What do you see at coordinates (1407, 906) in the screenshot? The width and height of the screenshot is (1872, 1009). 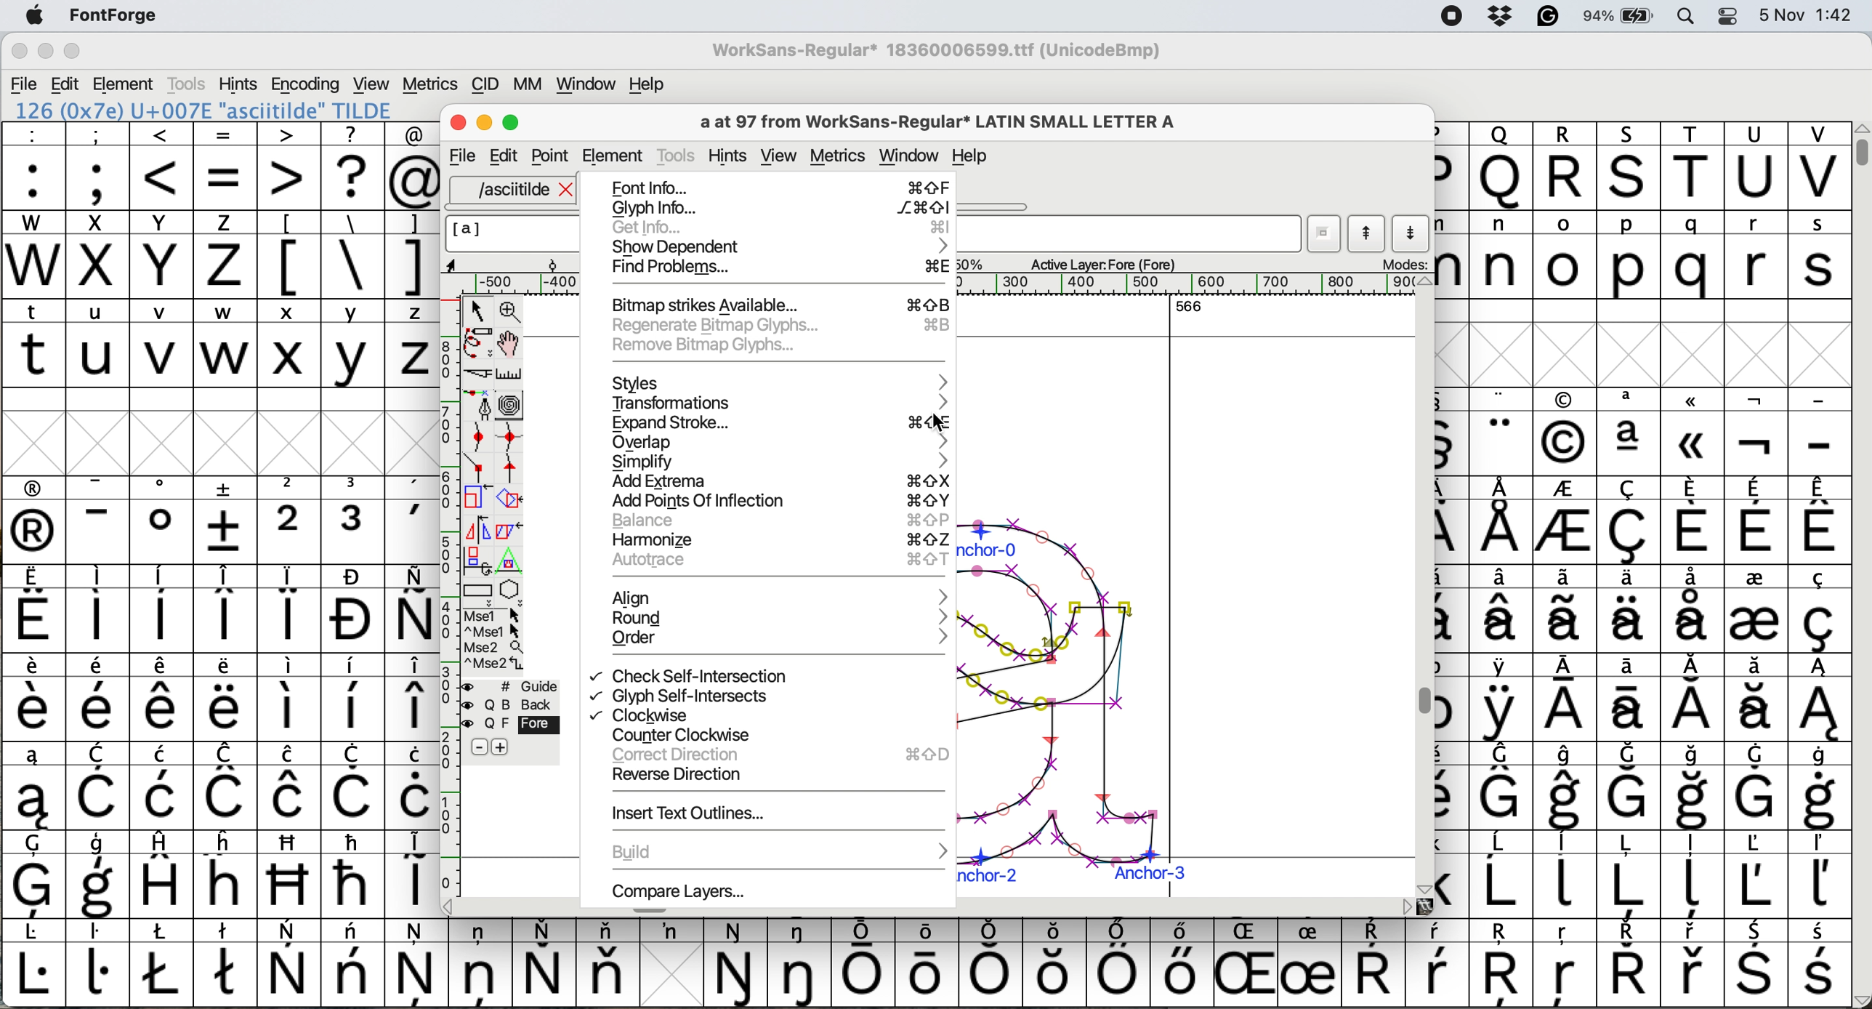 I see `scroll button` at bounding box center [1407, 906].